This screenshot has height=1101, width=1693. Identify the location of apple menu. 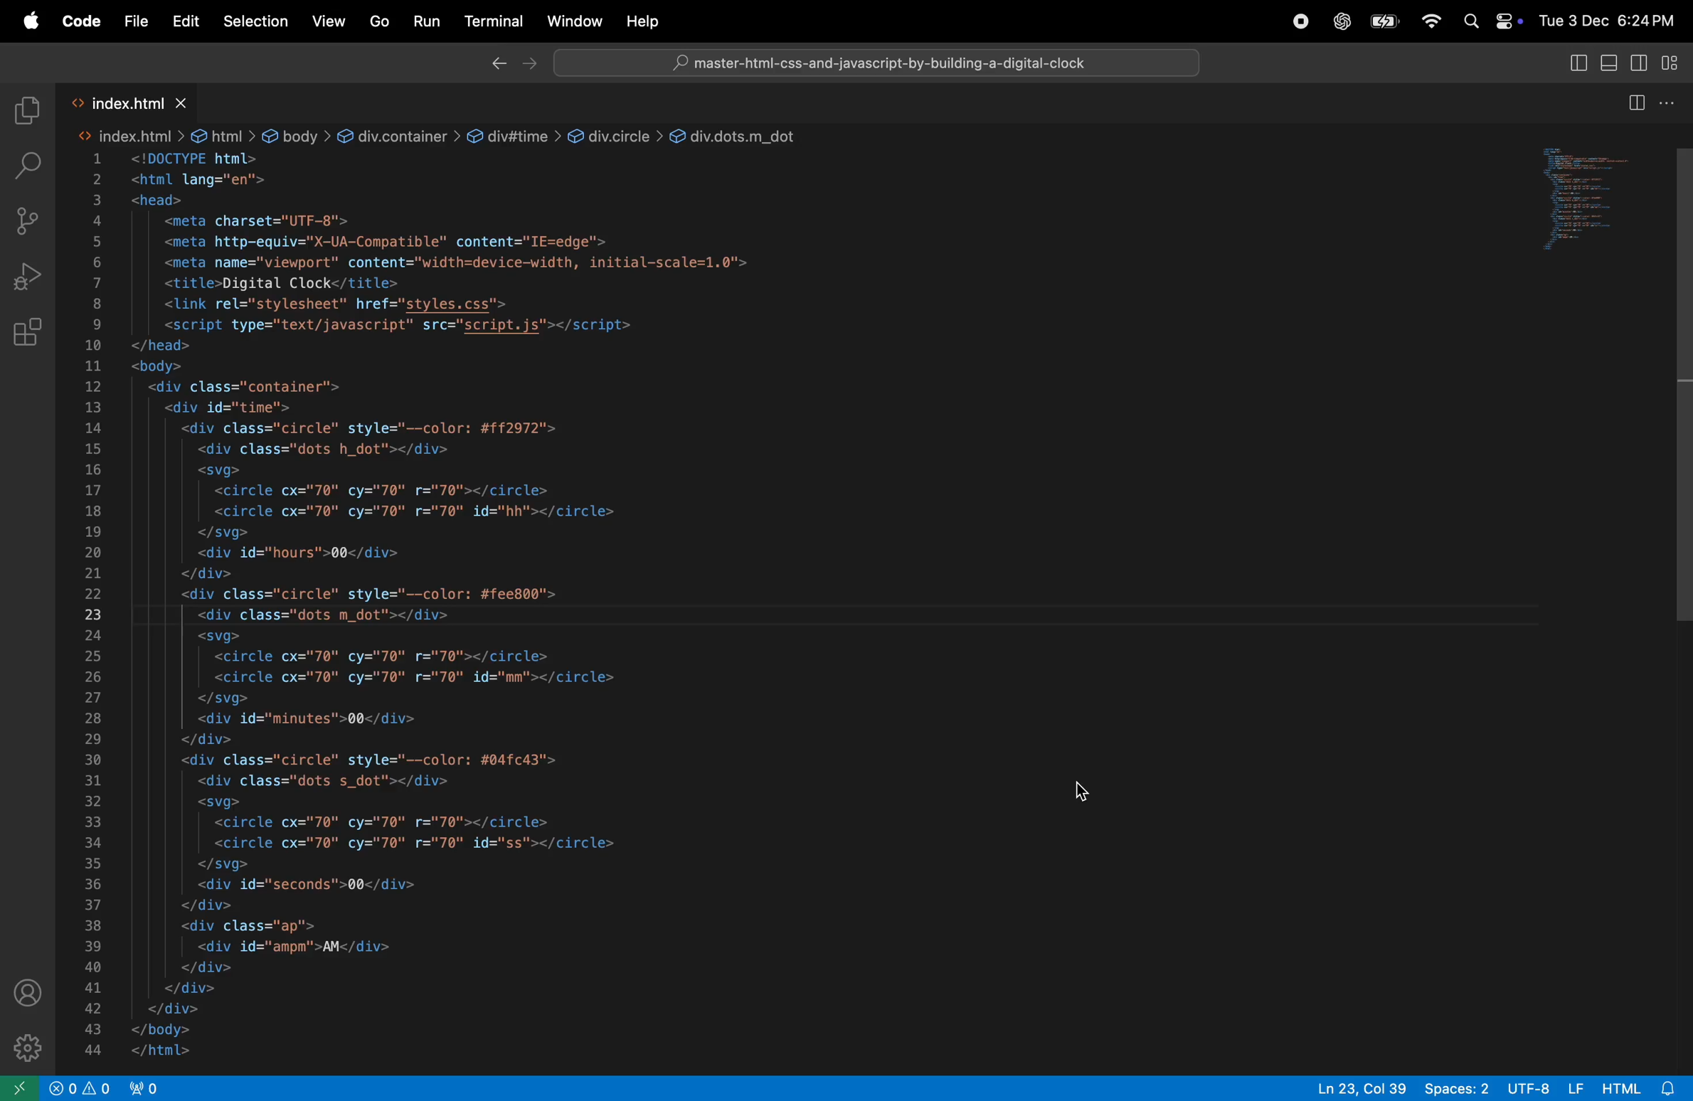
(30, 21).